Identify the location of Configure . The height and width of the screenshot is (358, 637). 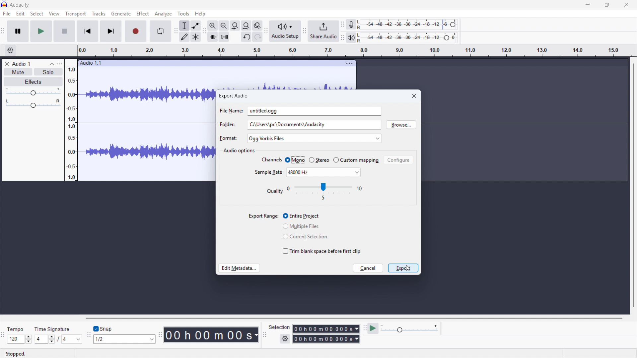
(398, 160).